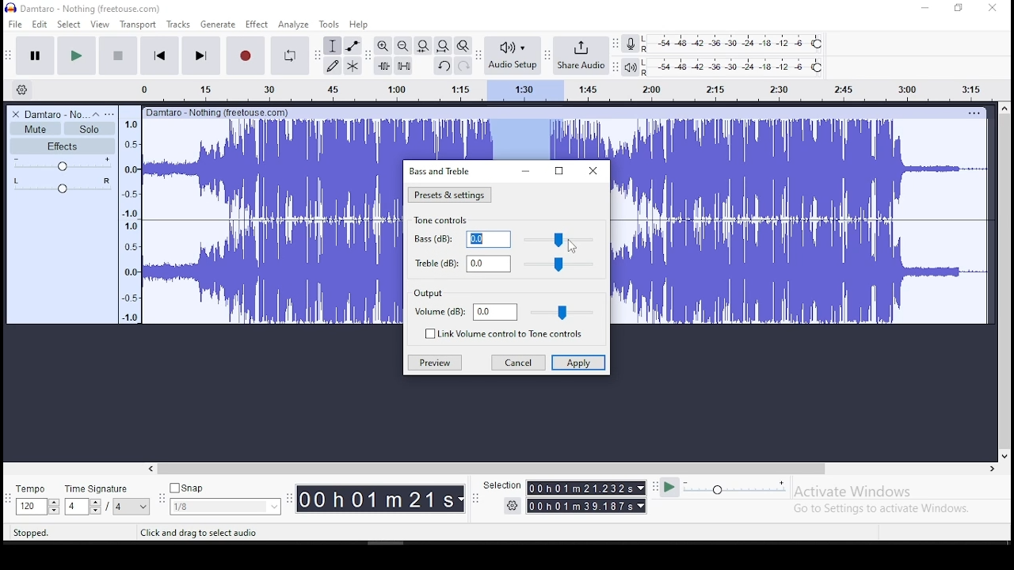  Describe the element at coordinates (1007, 279) in the screenshot. I see `vertical scroll bar` at that location.